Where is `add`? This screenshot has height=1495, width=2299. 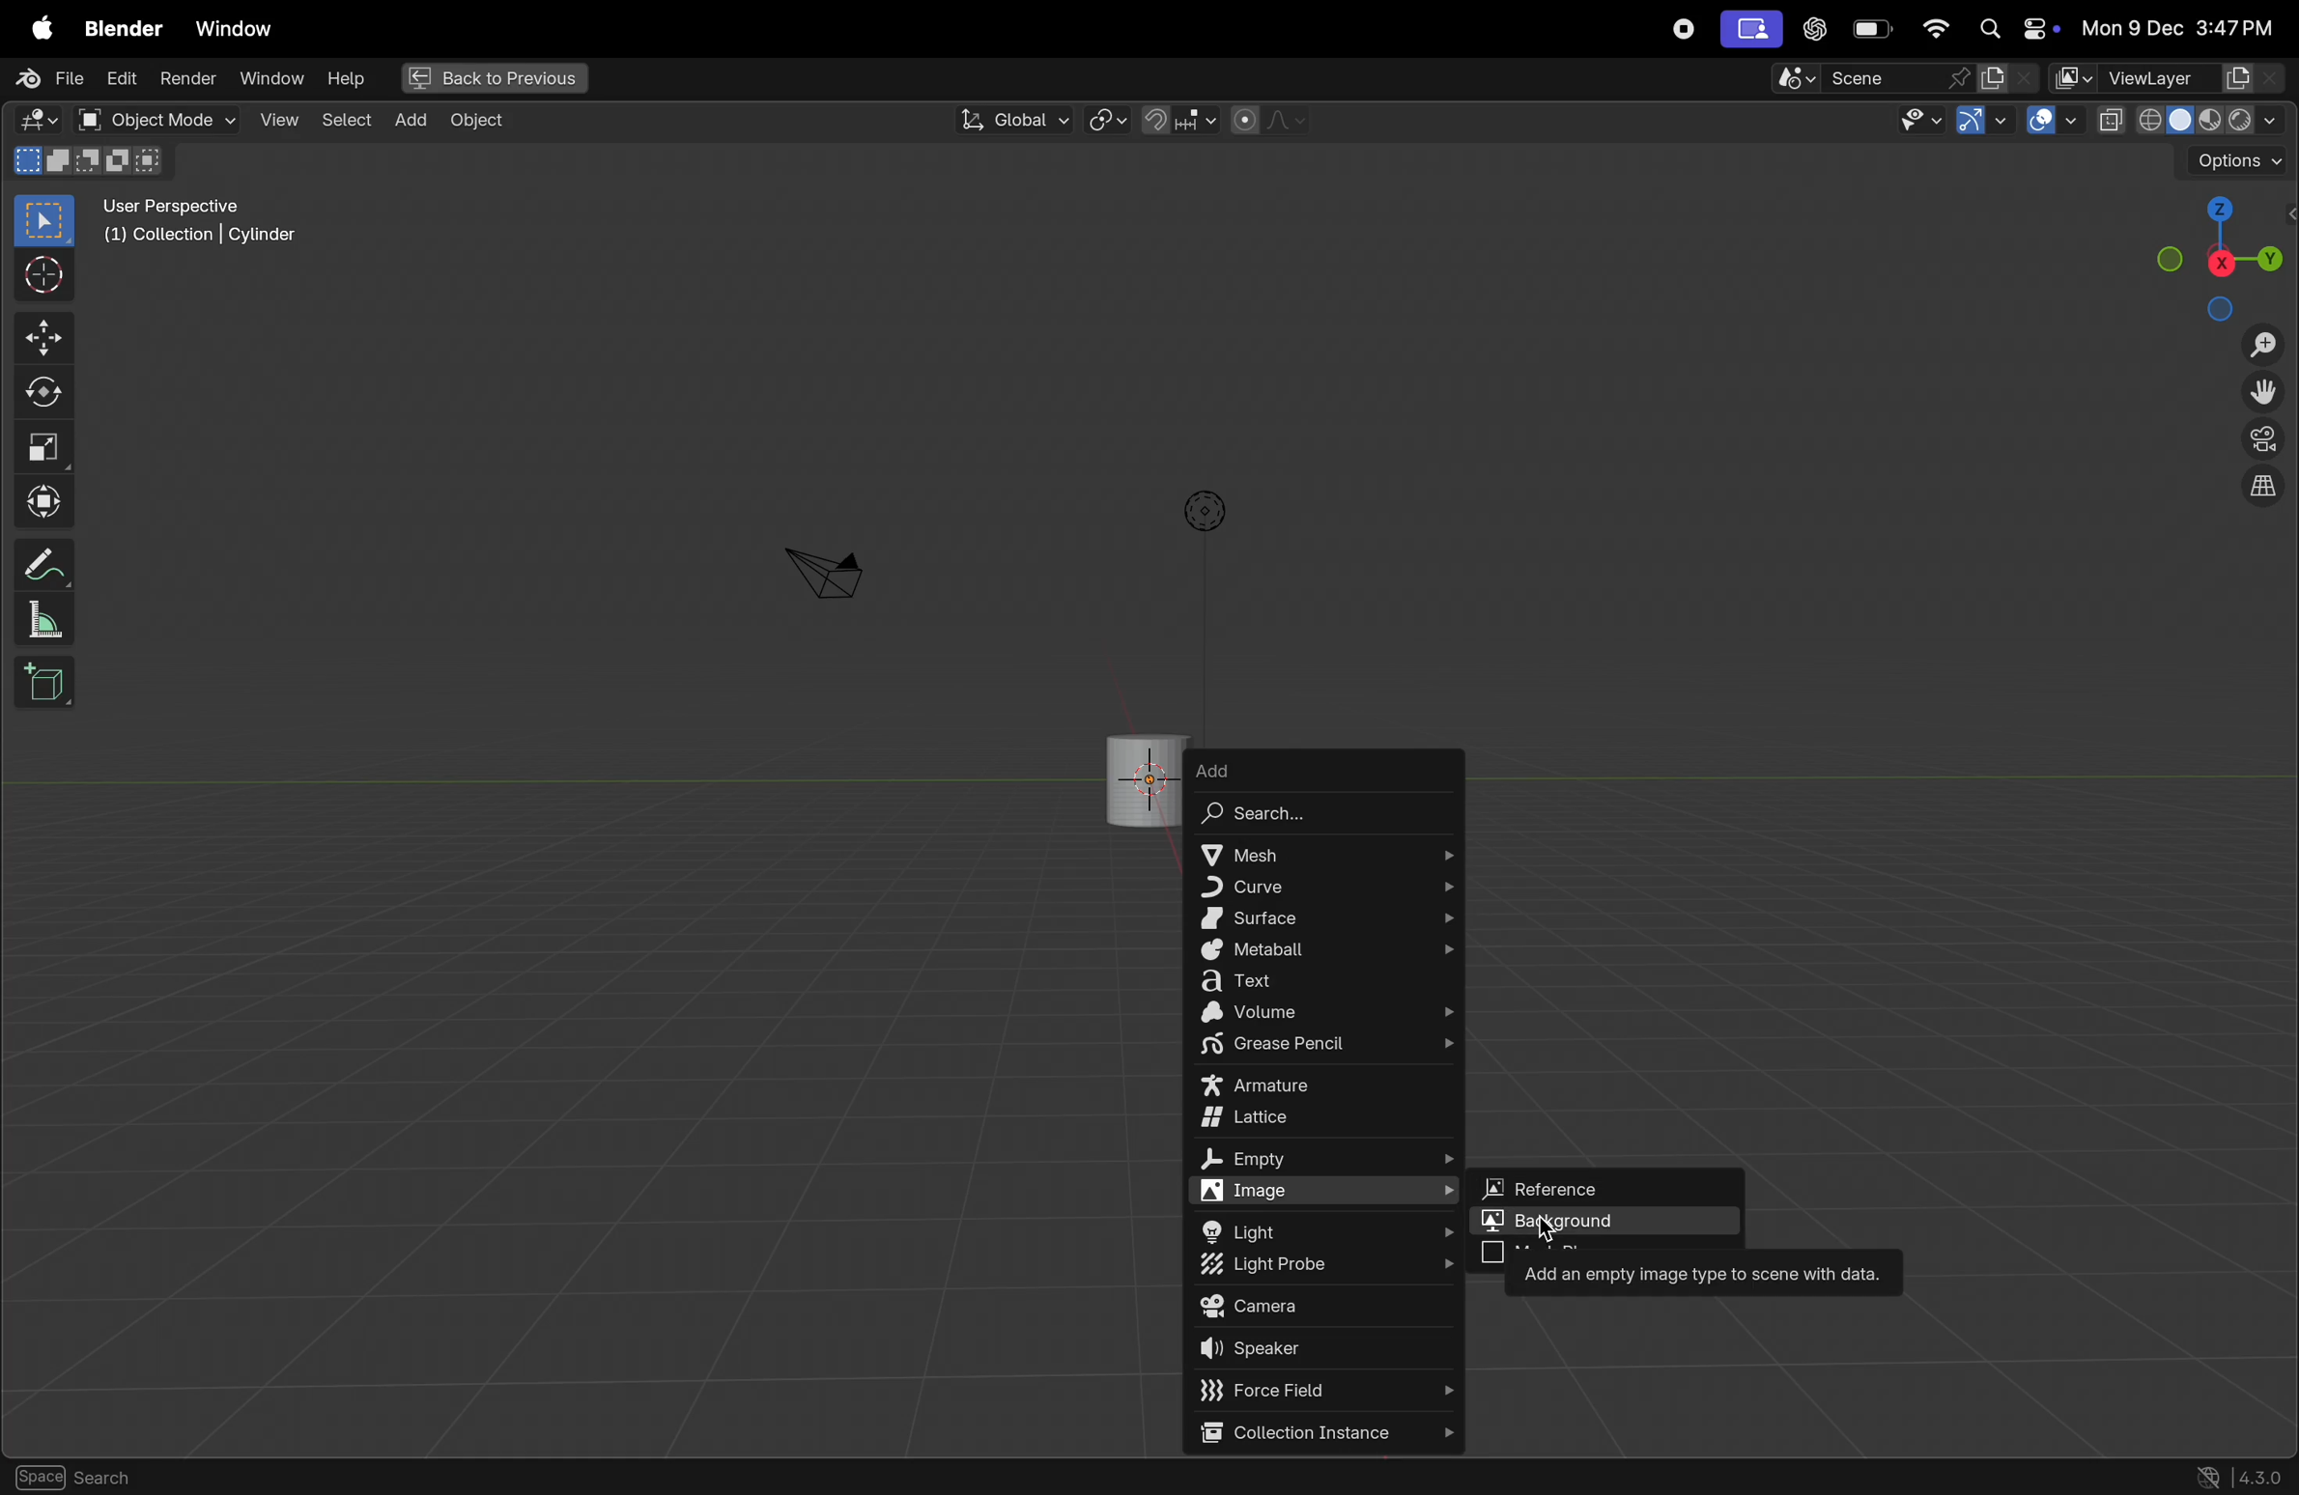
add is located at coordinates (410, 122).